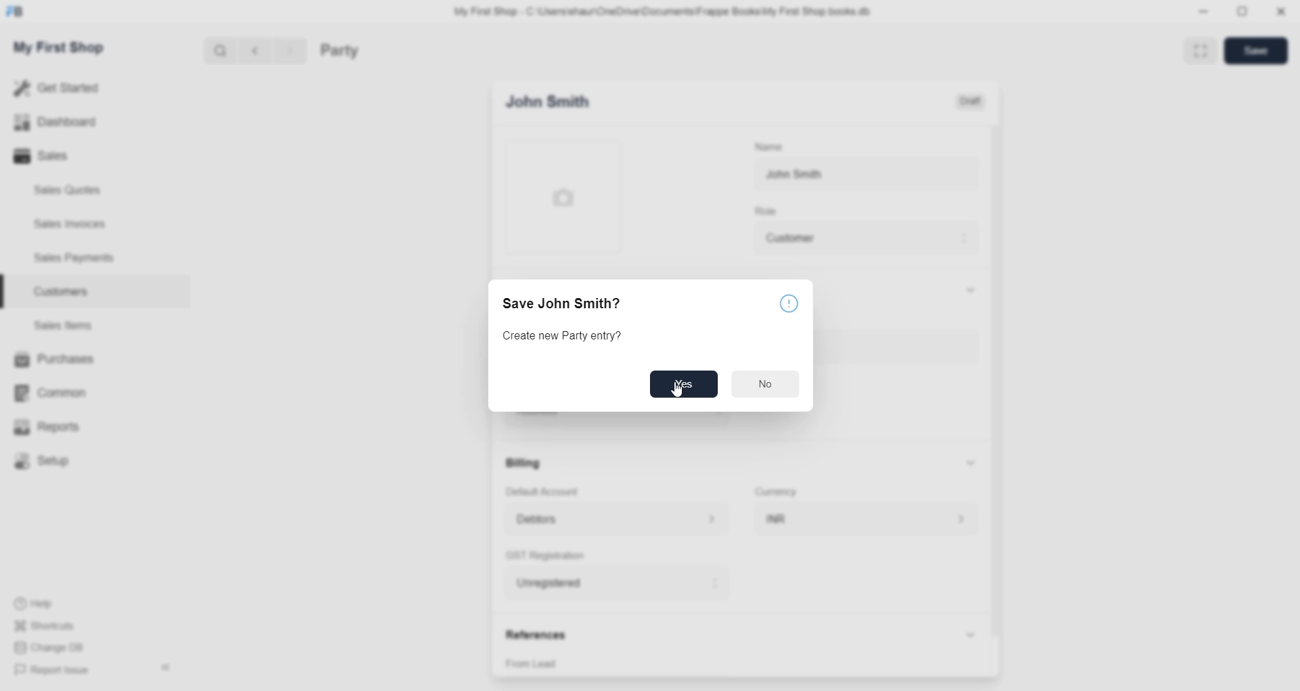 The image size is (1300, 691). What do you see at coordinates (718, 514) in the screenshot?
I see `move to above address` at bounding box center [718, 514].